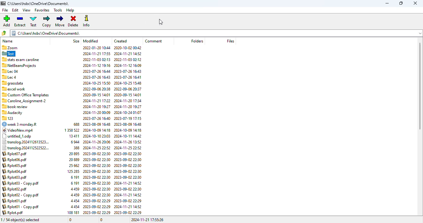 The image size is (423, 223). Describe the element at coordinates (17, 136) in the screenshot. I see `untitled_1.odp` at that location.